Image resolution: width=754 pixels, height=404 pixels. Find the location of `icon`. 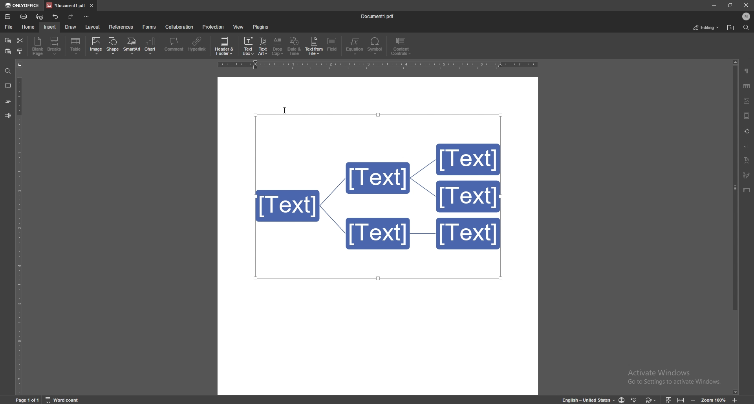

icon is located at coordinates (693, 400).